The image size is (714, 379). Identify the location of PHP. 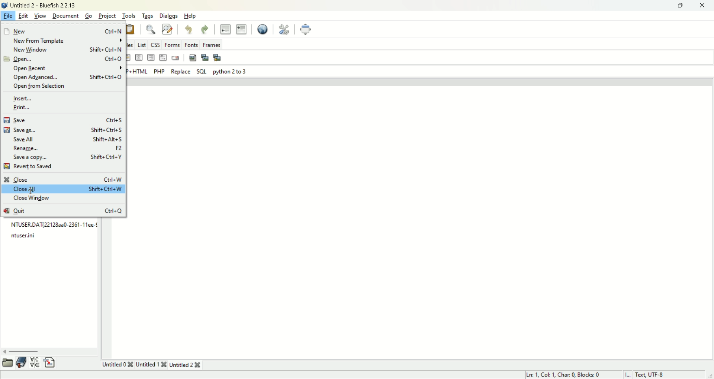
(159, 71).